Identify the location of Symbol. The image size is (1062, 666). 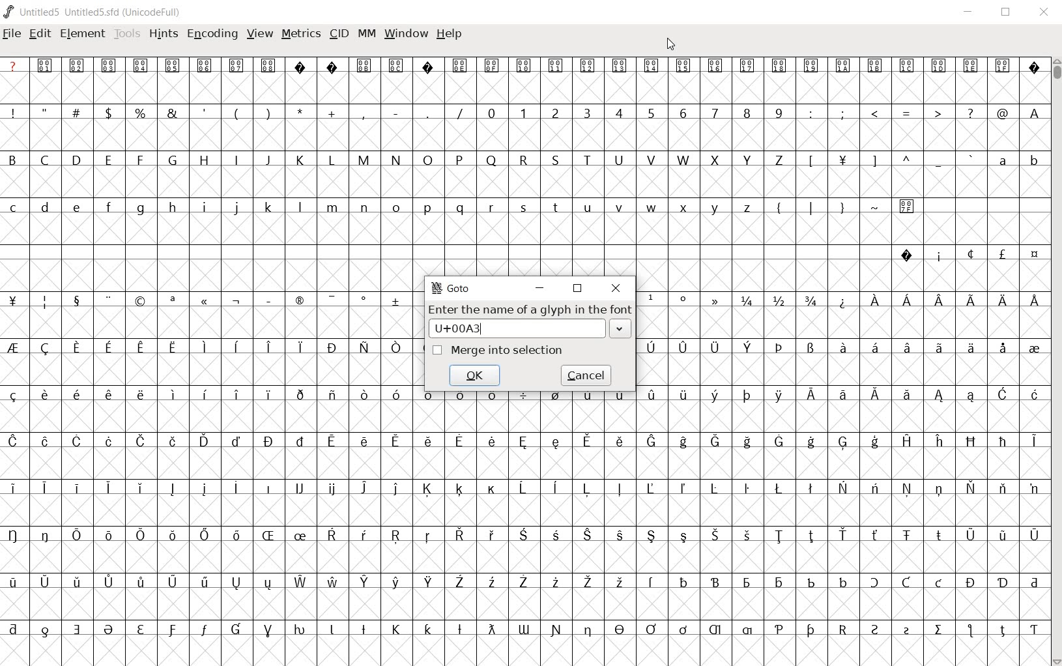
(555, 583).